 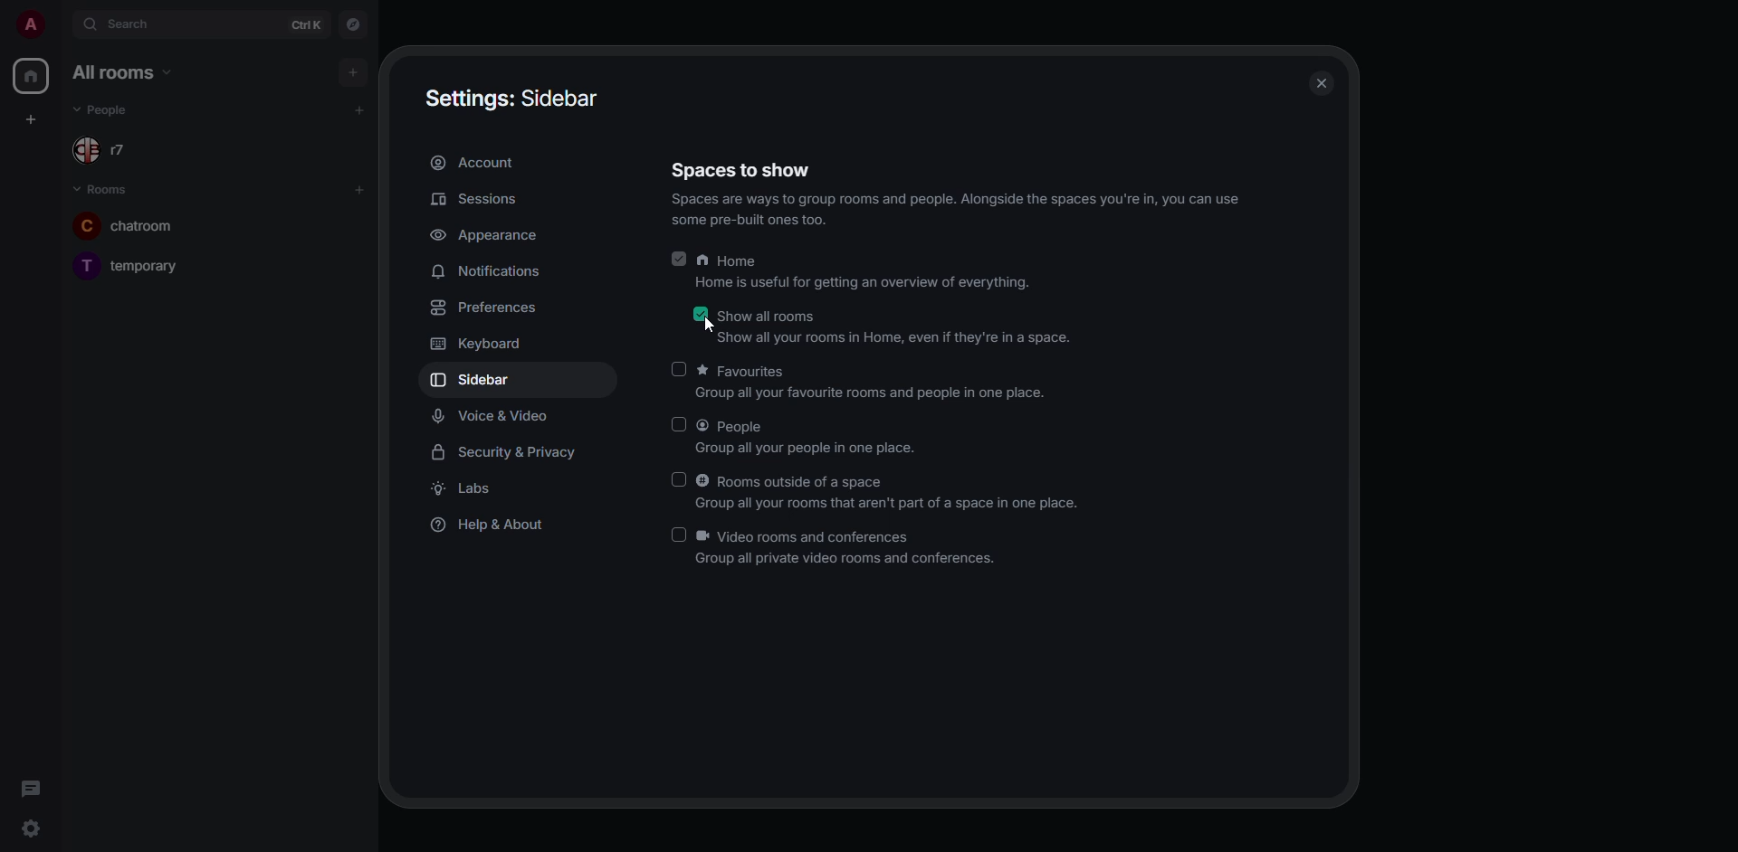 I want to click on people, so click(x=116, y=112).